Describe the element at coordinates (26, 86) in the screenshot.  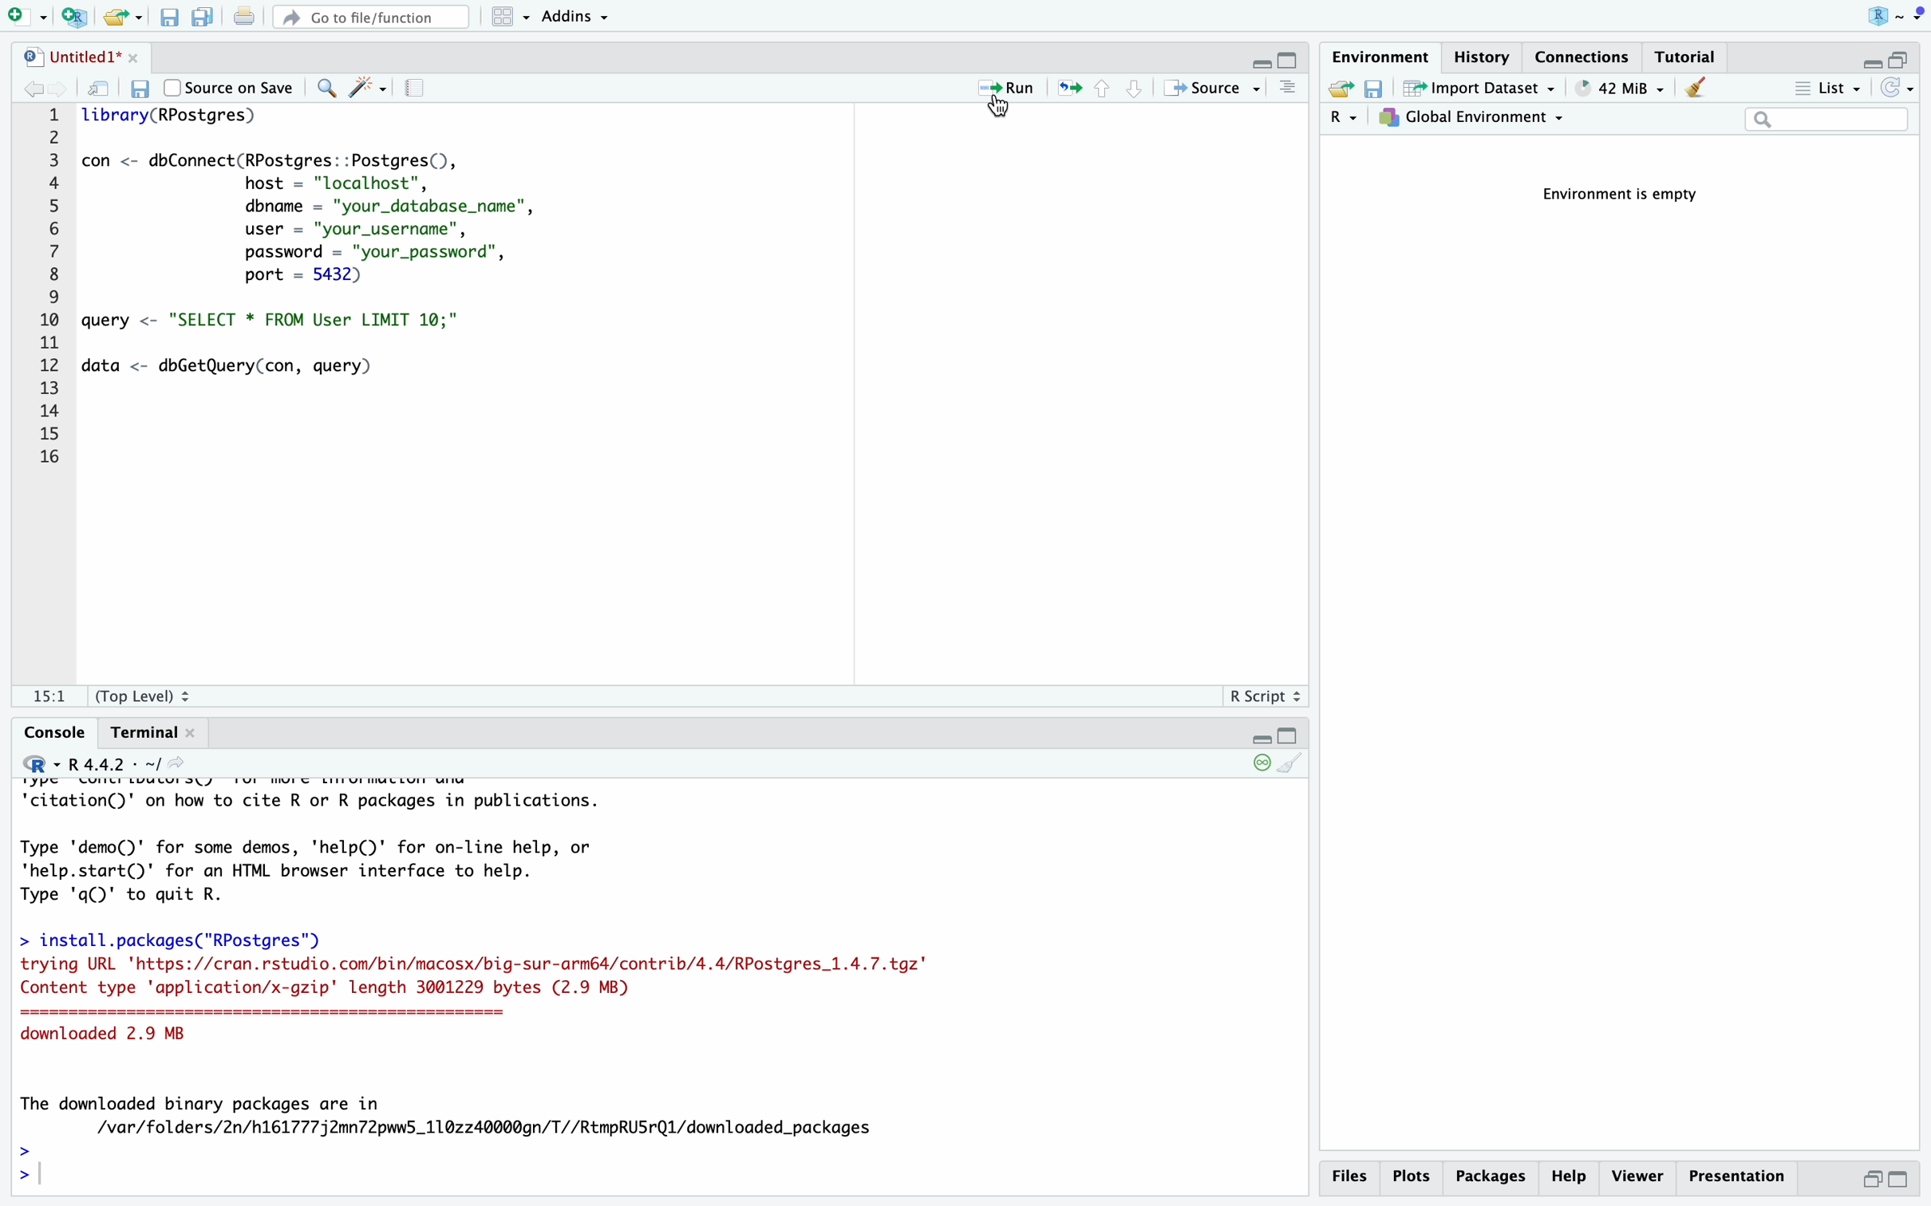
I see `go back to the previous source location` at that location.